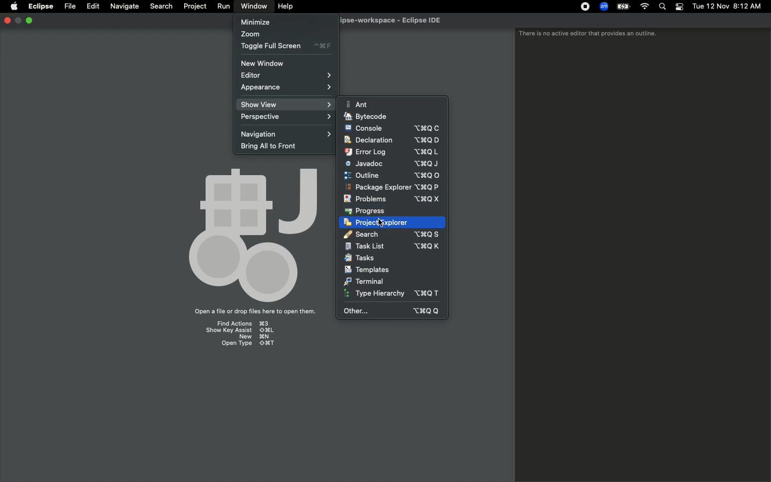  Describe the element at coordinates (123, 6) in the screenshot. I see `Navigate` at that location.